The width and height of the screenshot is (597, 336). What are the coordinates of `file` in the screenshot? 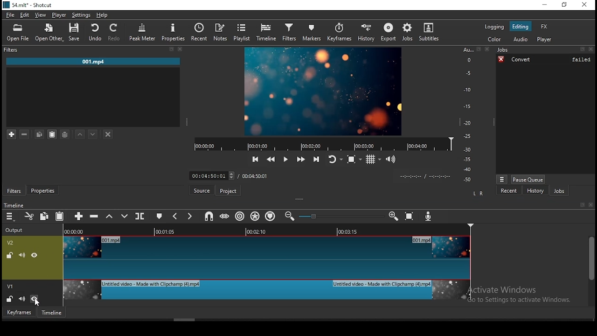 It's located at (11, 15).